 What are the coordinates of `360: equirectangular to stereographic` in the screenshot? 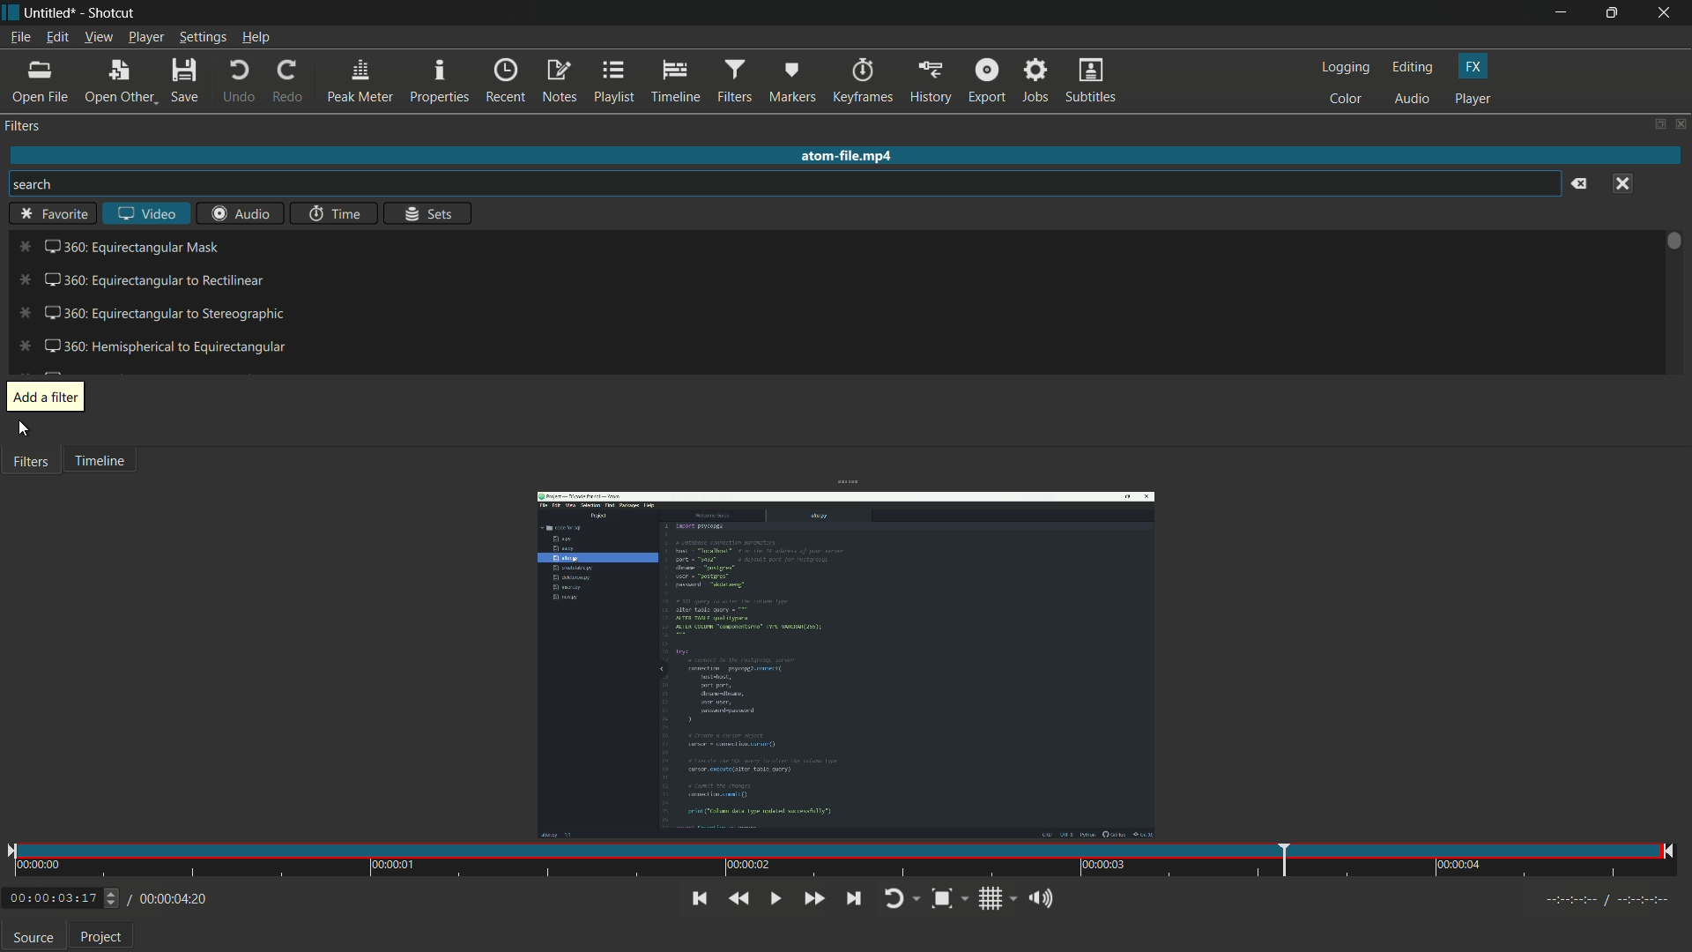 It's located at (152, 312).